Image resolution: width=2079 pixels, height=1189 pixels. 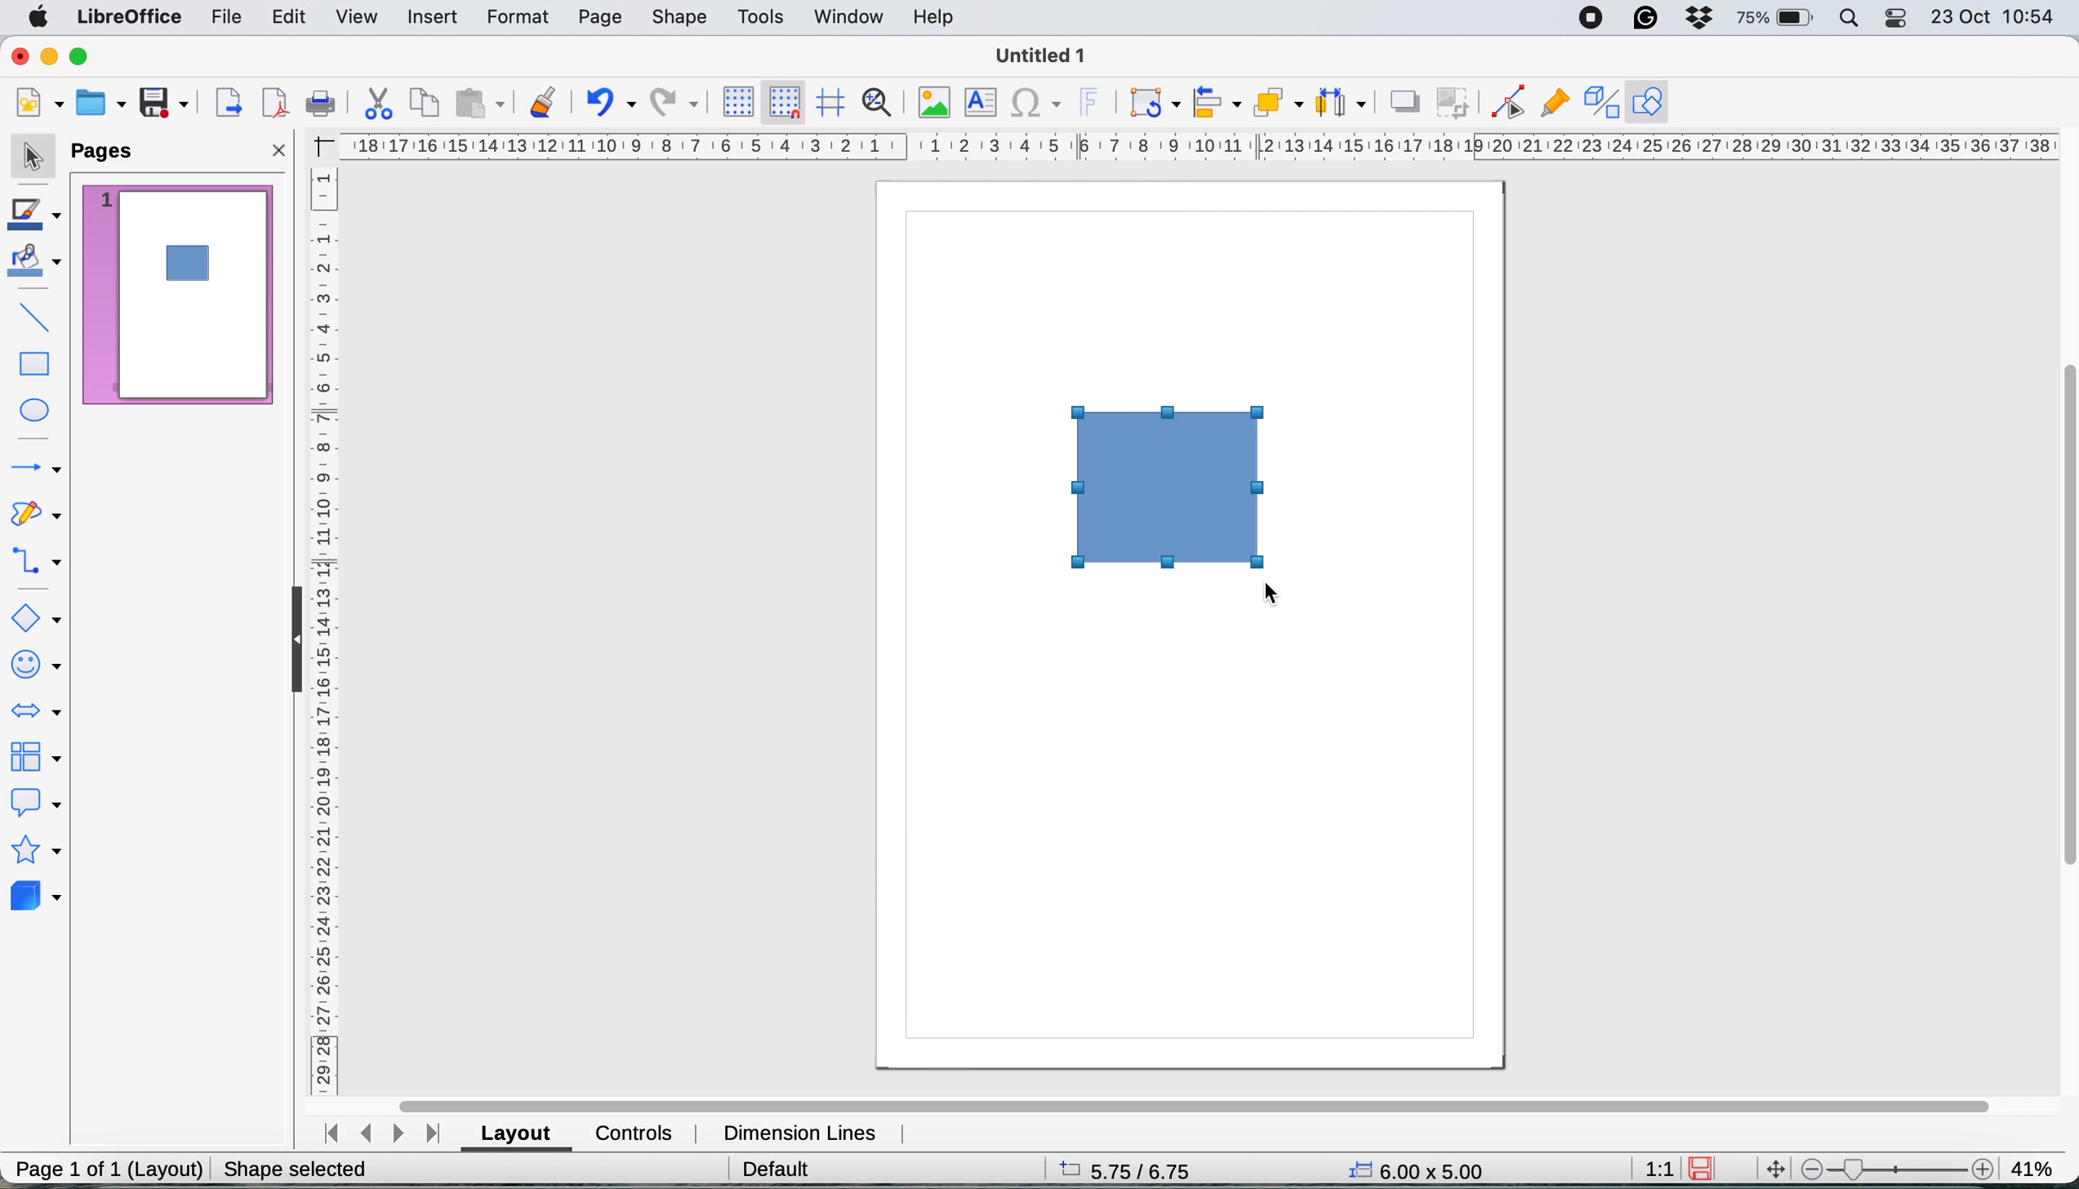 I want to click on export directly as pdf, so click(x=276, y=104).